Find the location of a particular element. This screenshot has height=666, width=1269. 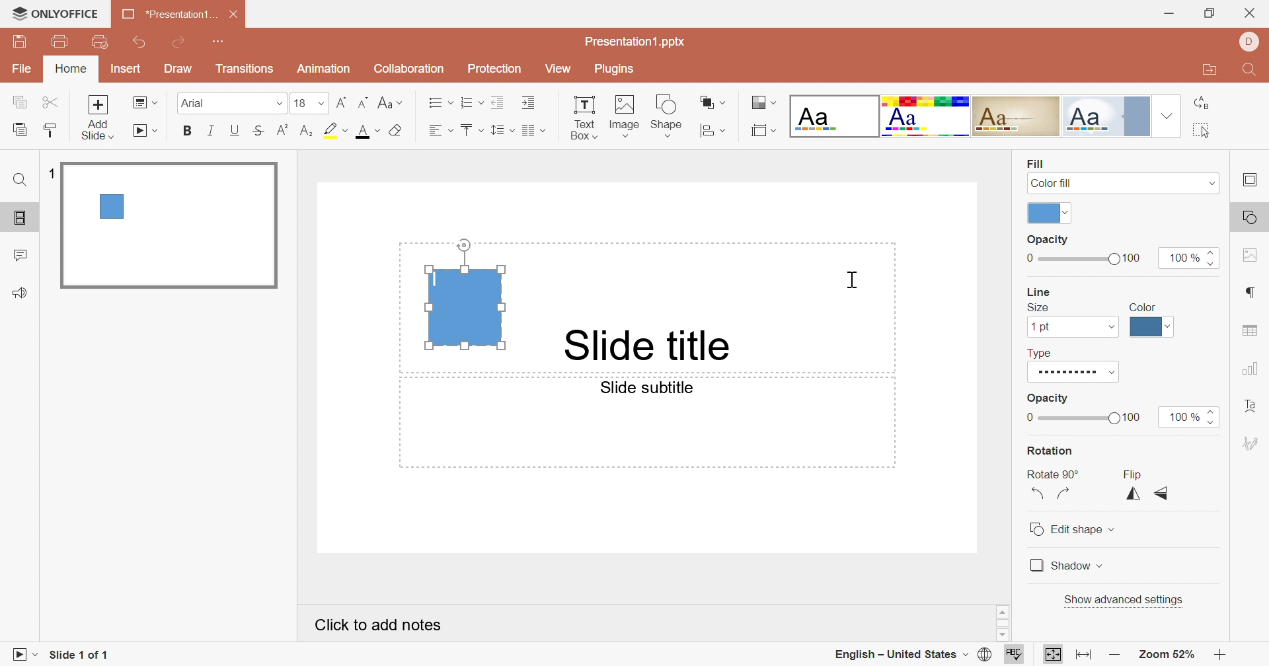

Select All is located at coordinates (1202, 130).